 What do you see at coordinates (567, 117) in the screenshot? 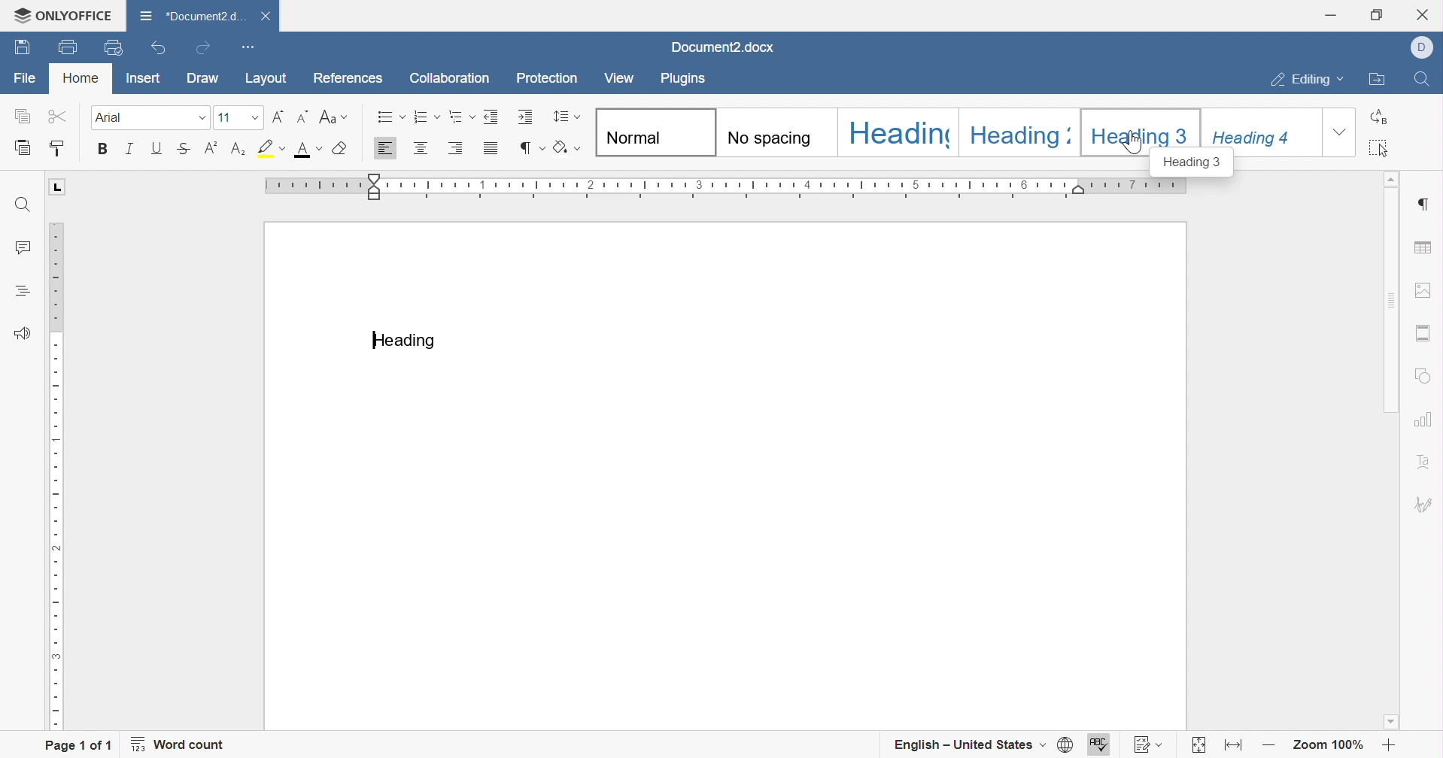
I see `Paragraph Line spacing` at bounding box center [567, 117].